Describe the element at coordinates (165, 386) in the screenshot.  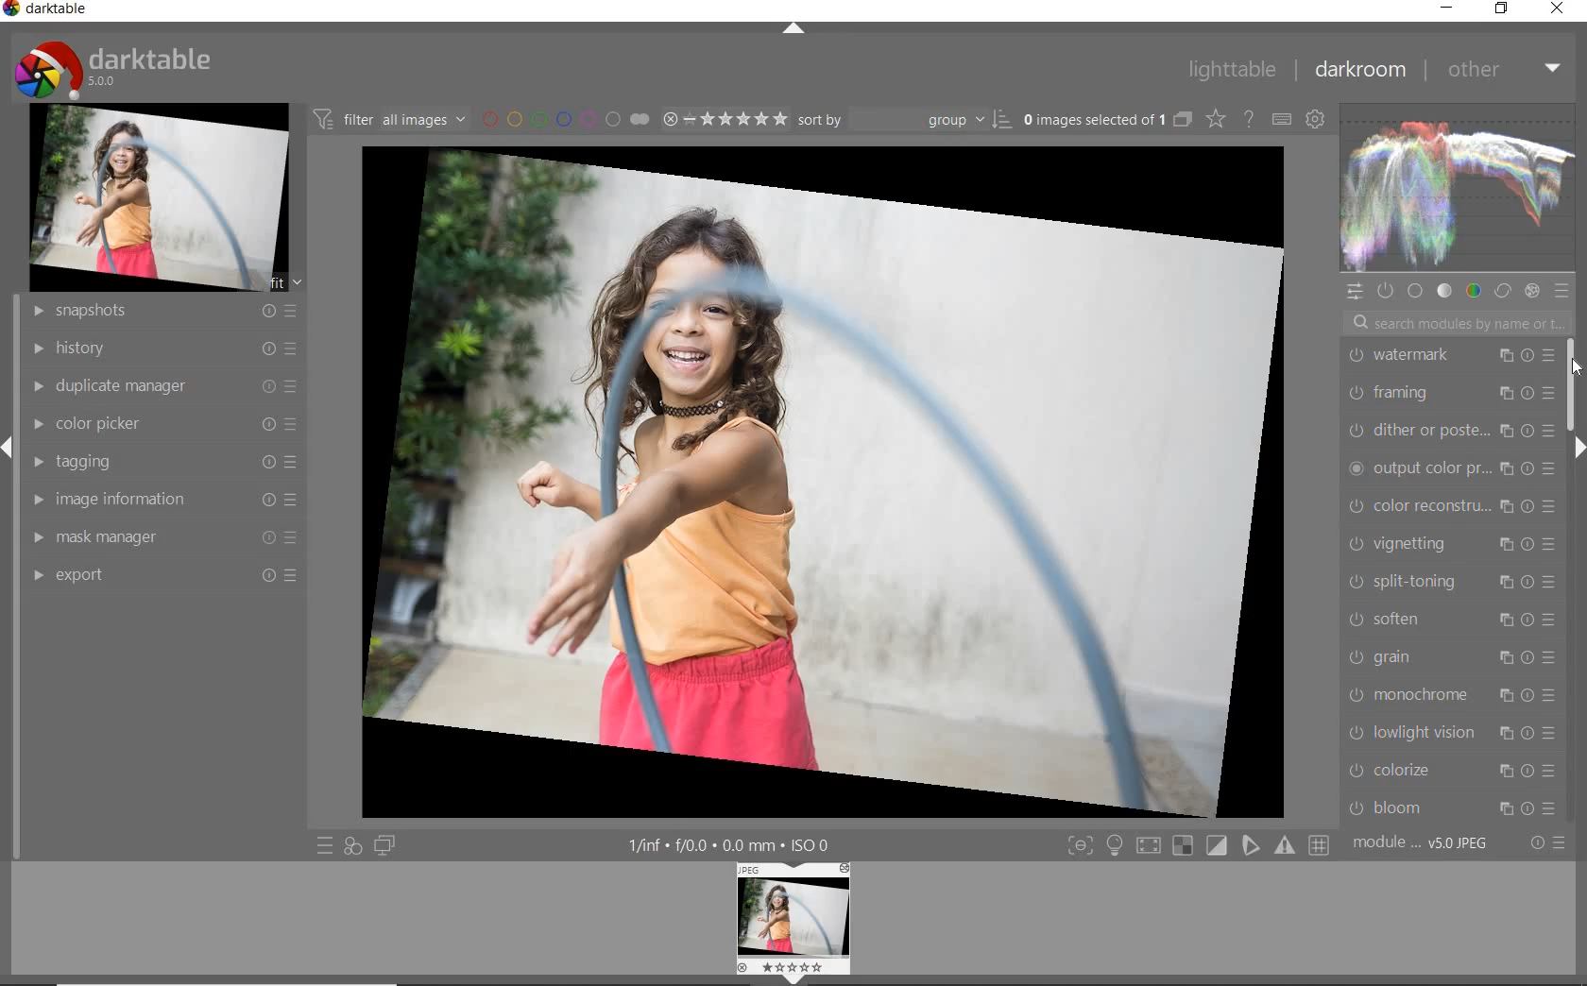
I see `duplicate manager` at that location.